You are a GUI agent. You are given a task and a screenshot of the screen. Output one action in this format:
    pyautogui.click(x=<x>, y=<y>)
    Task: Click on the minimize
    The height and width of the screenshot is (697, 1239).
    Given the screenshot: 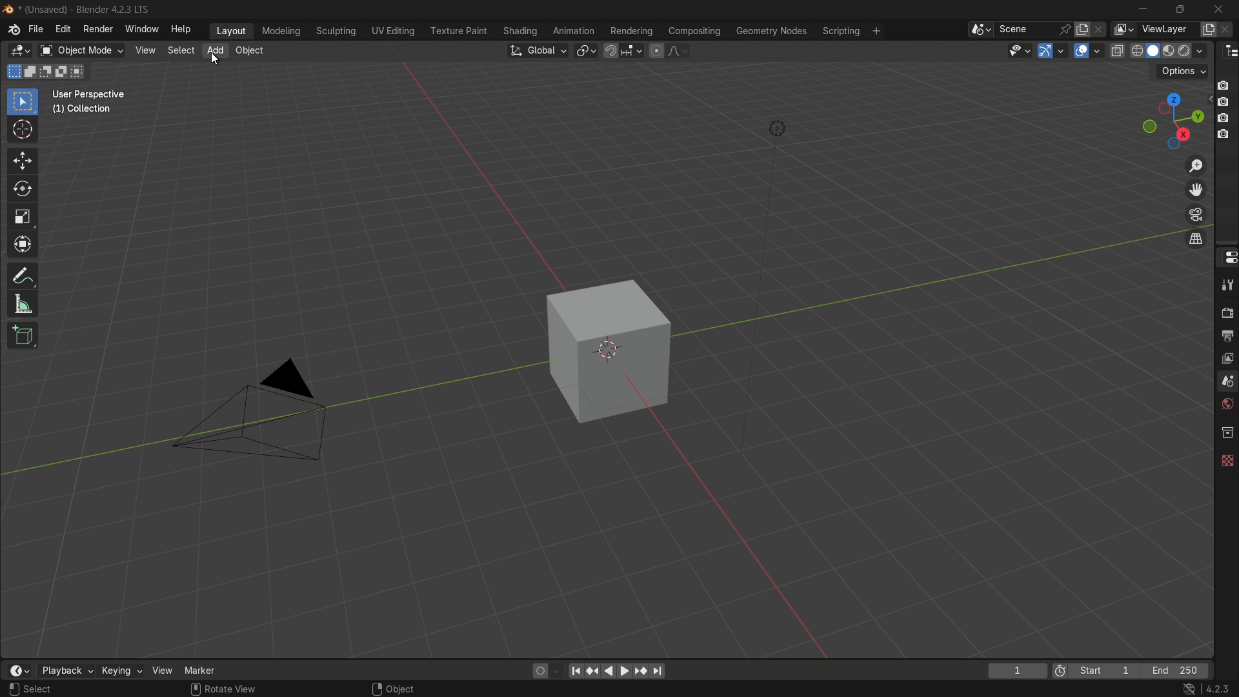 What is the action you would take?
    pyautogui.click(x=1143, y=10)
    